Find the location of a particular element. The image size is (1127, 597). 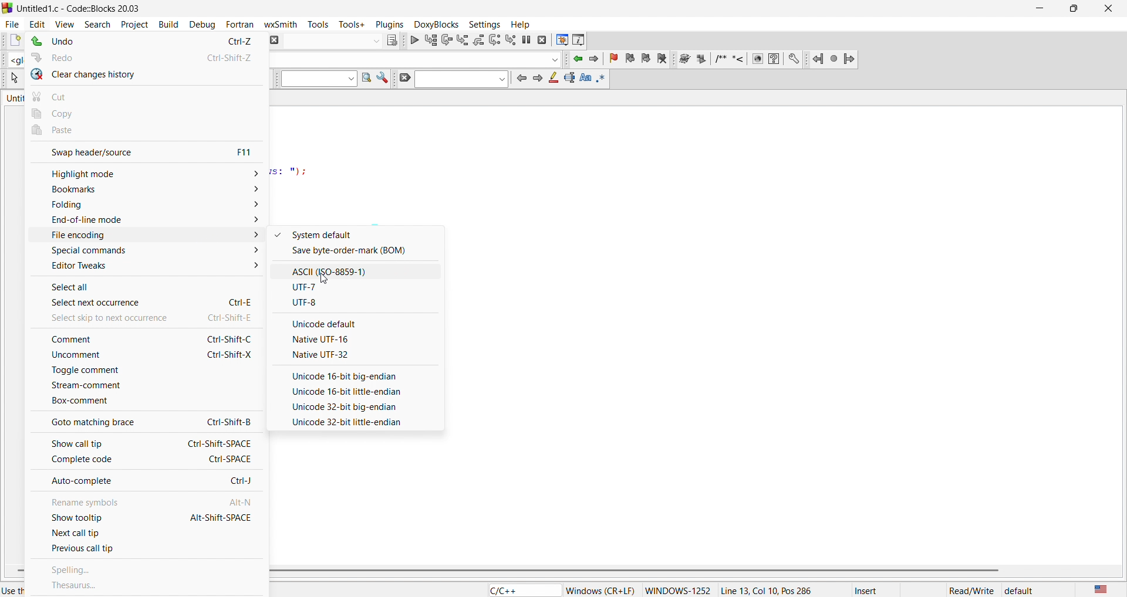

tools is located at coordinates (316, 25).